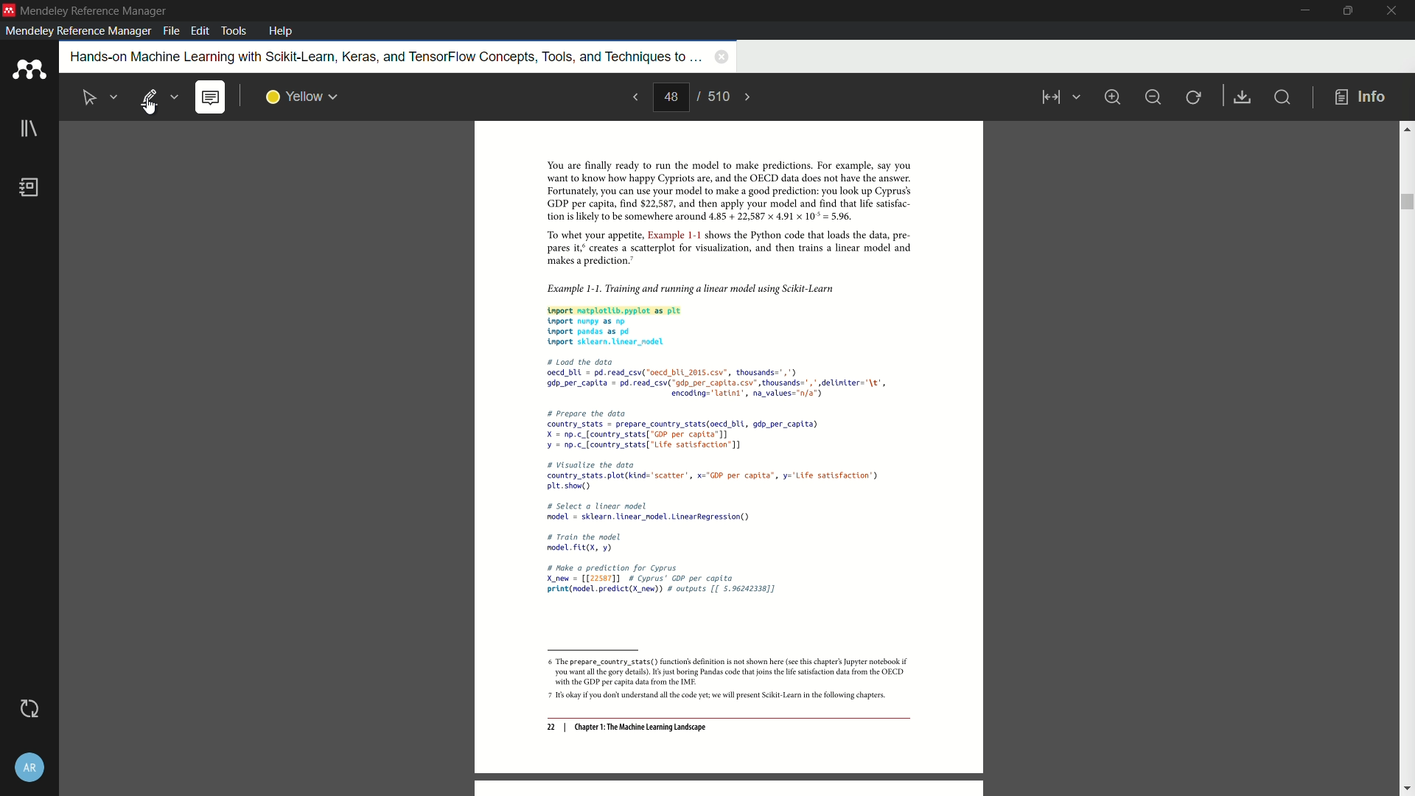 The width and height of the screenshot is (1415, 796). I want to click on select, so click(99, 95).